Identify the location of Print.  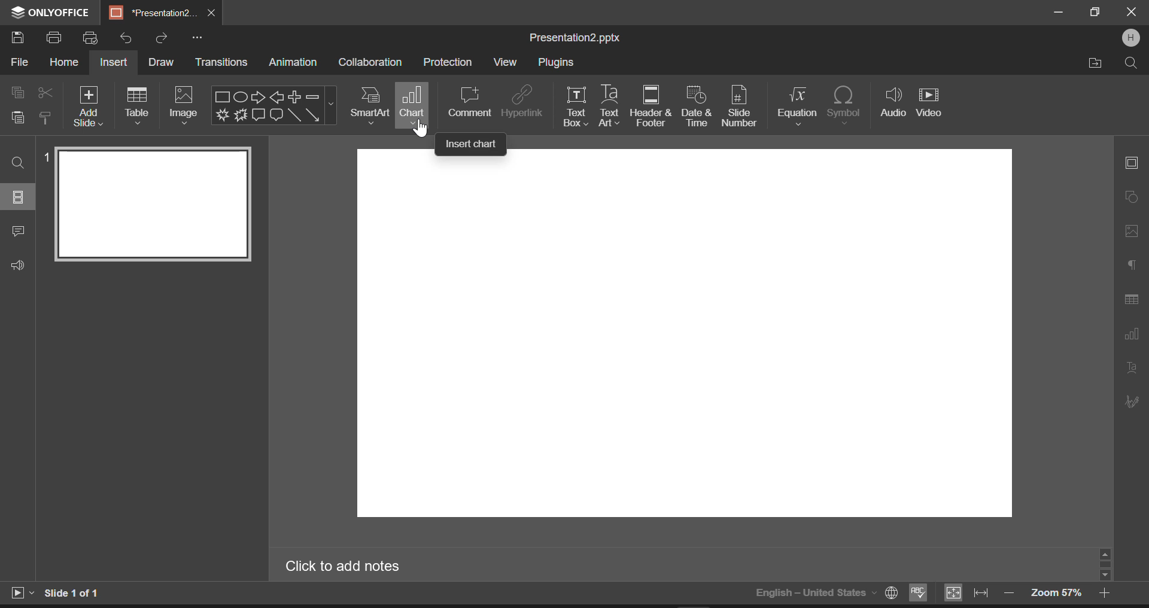
(56, 39).